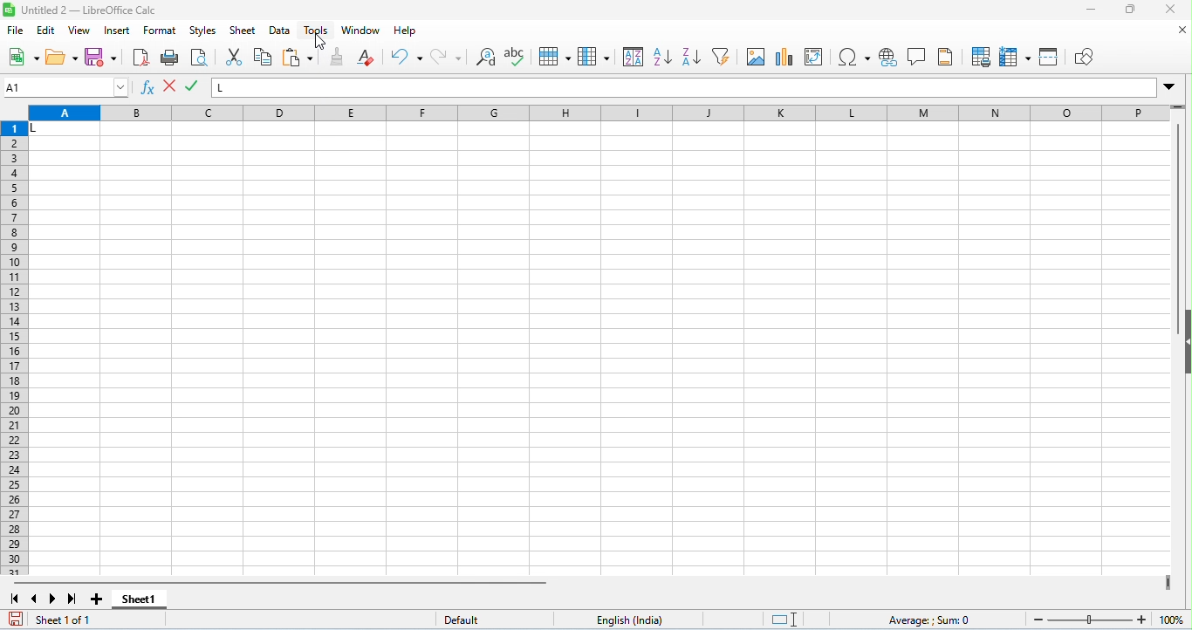 The image size is (1192, 630). What do you see at coordinates (138, 599) in the screenshot?
I see `sheet 1` at bounding box center [138, 599].